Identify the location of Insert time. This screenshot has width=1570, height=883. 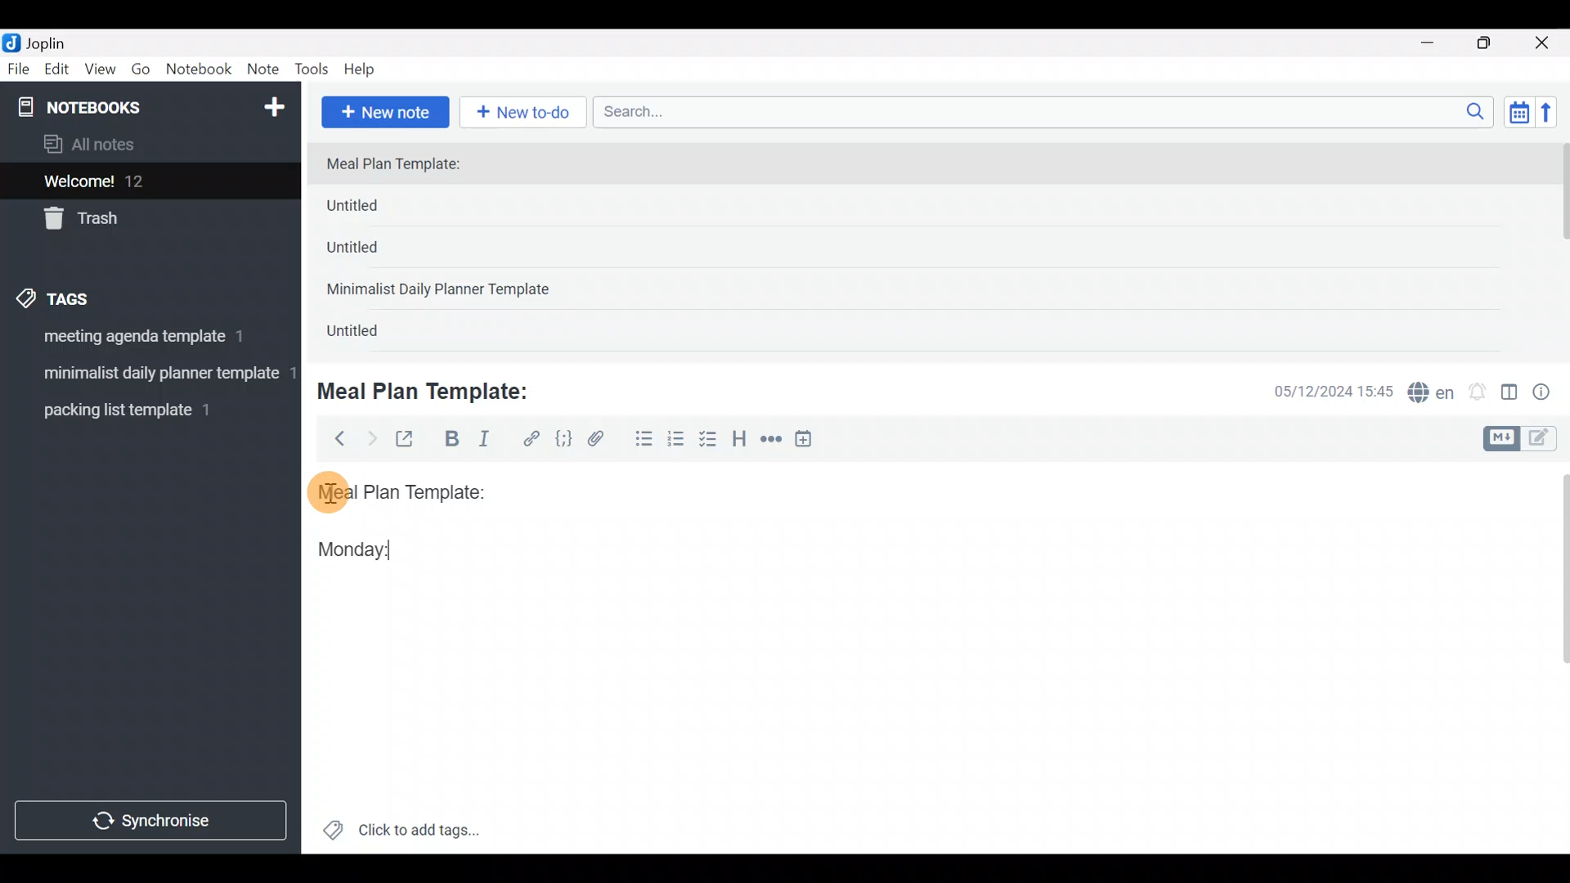
(811, 441).